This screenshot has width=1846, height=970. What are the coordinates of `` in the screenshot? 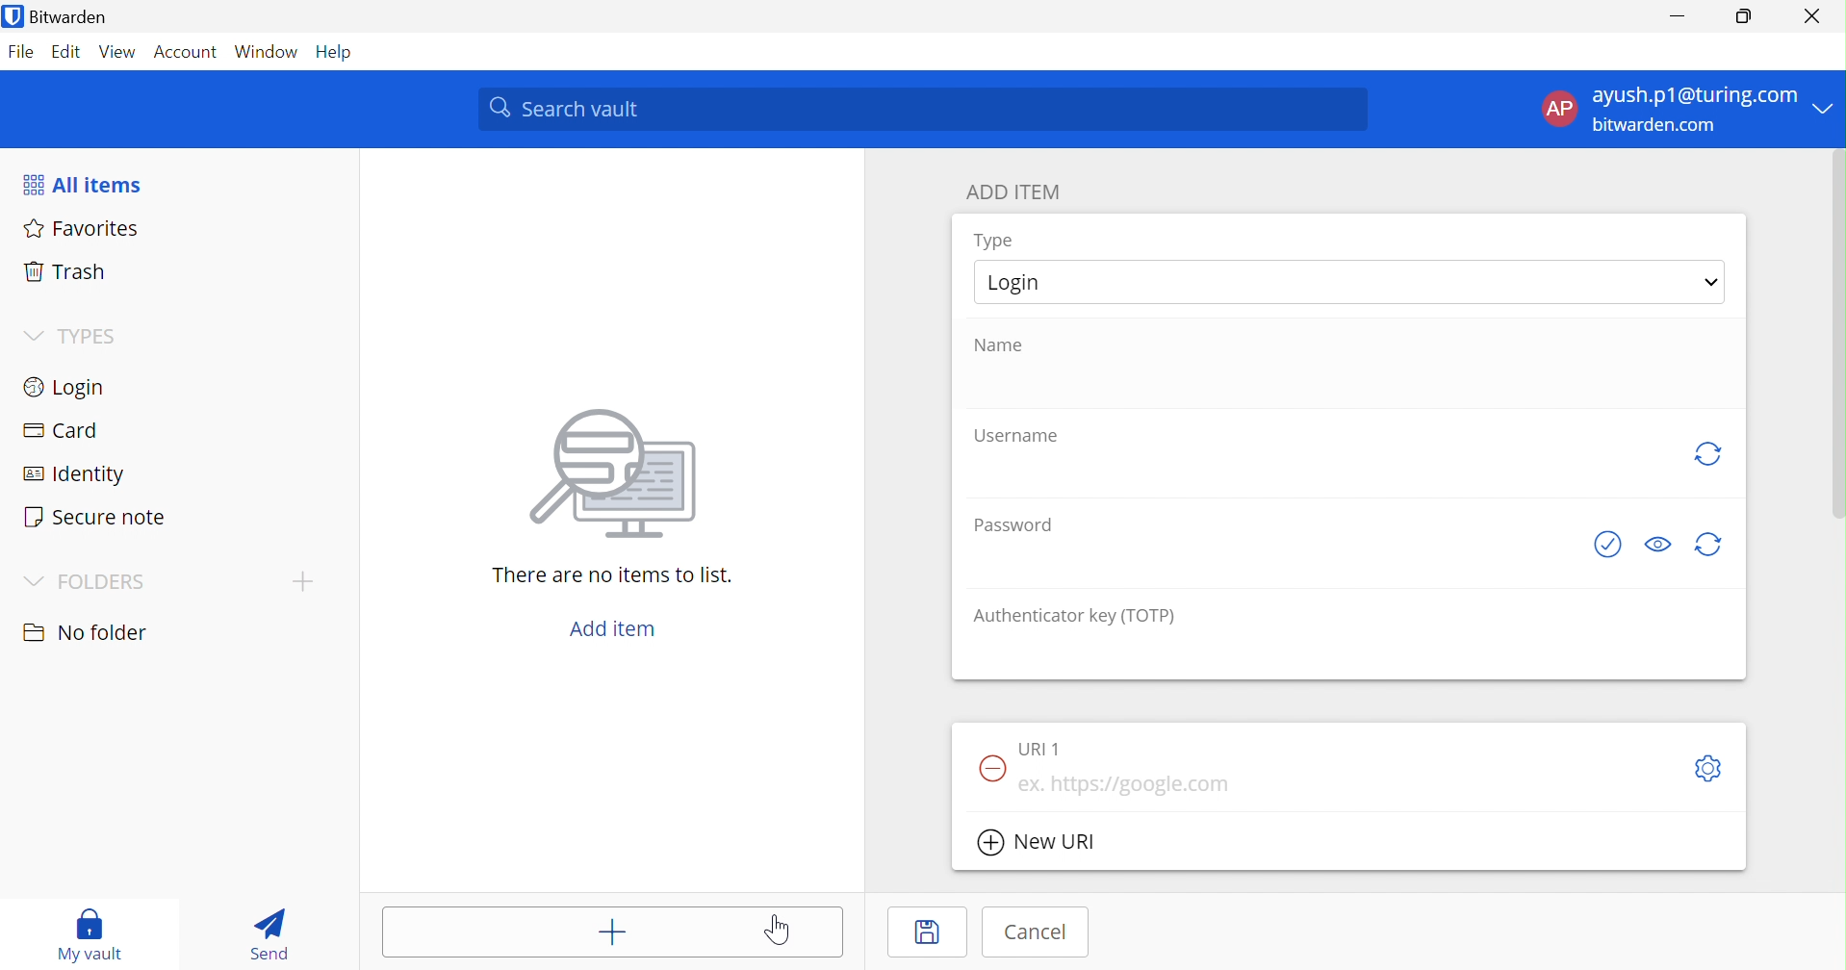 It's located at (988, 771).